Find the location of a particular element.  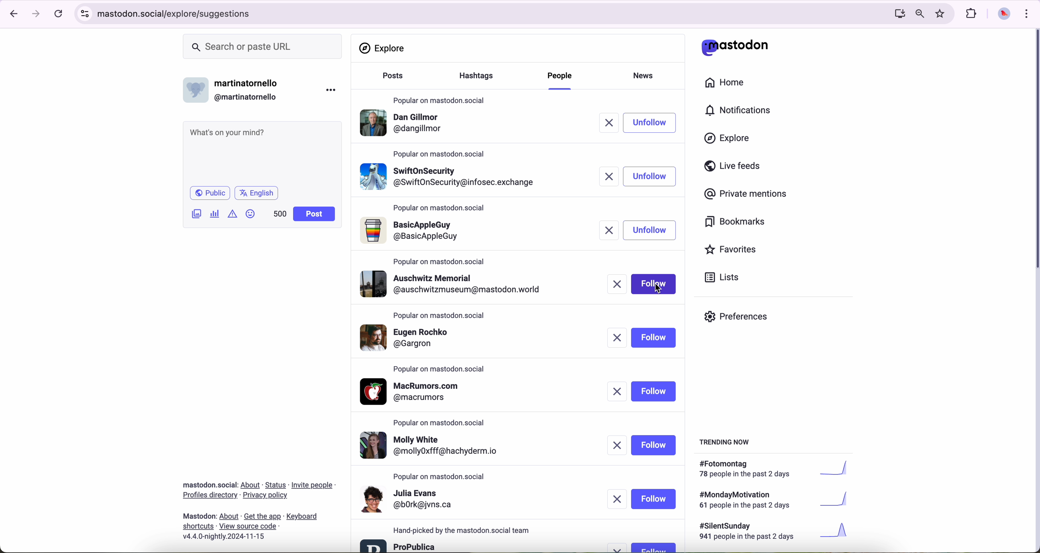

search or paste URL is located at coordinates (262, 47).